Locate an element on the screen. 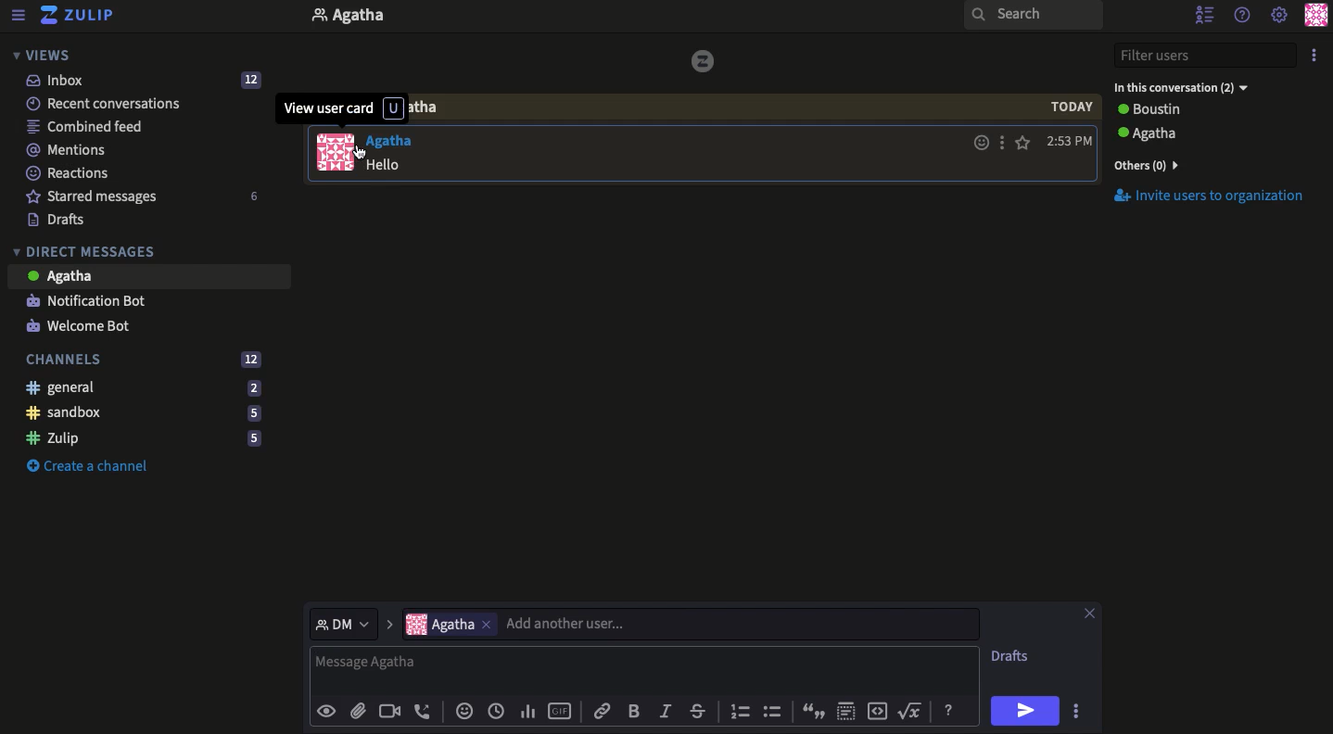 The height and width of the screenshot is (734, 1333). Quote is located at coordinates (816, 710).